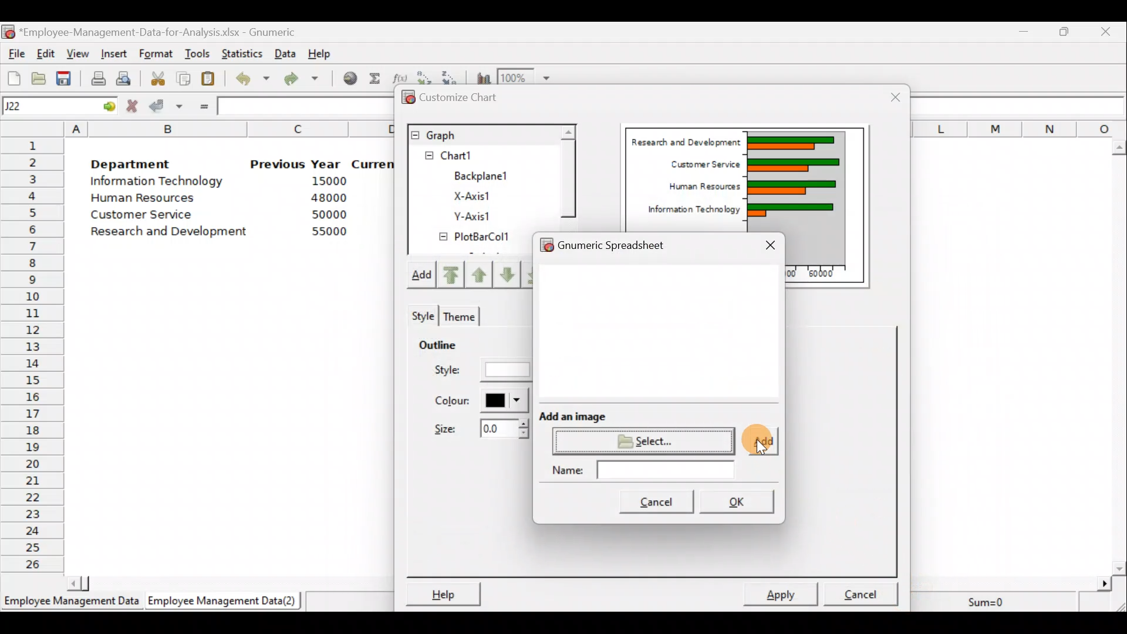 The height and width of the screenshot is (634, 1127). Describe the element at coordinates (454, 274) in the screenshot. I see `Move upward` at that location.